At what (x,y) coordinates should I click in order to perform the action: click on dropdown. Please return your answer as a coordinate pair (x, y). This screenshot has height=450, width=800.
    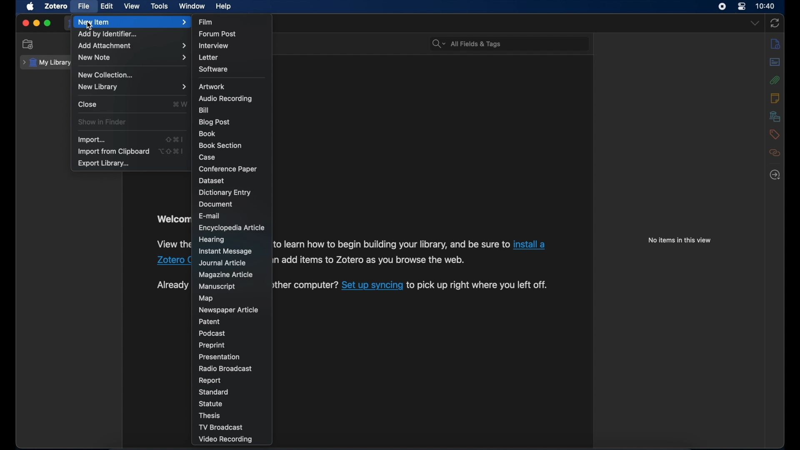
    Looking at the image, I should click on (755, 22).